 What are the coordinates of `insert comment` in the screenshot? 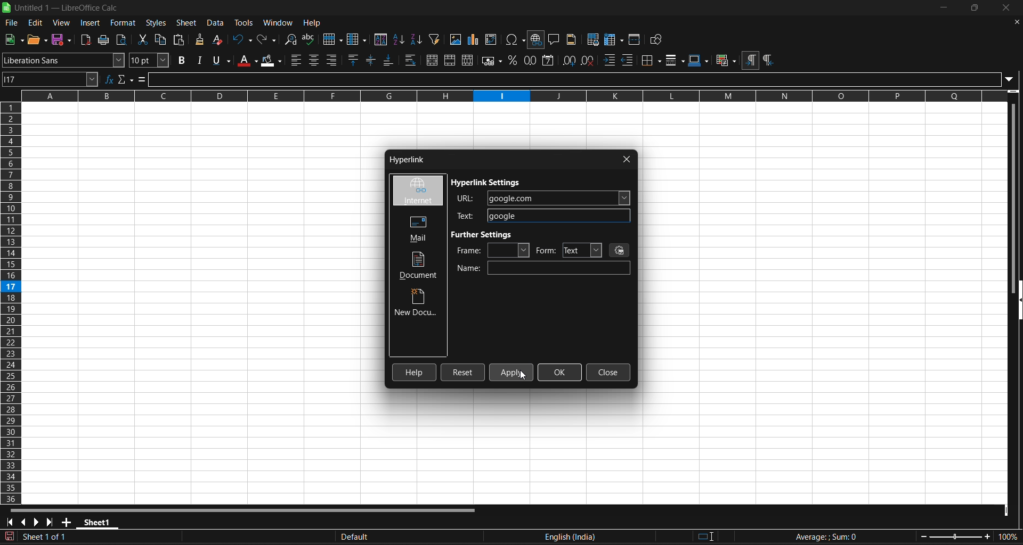 It's located at (555, 39).